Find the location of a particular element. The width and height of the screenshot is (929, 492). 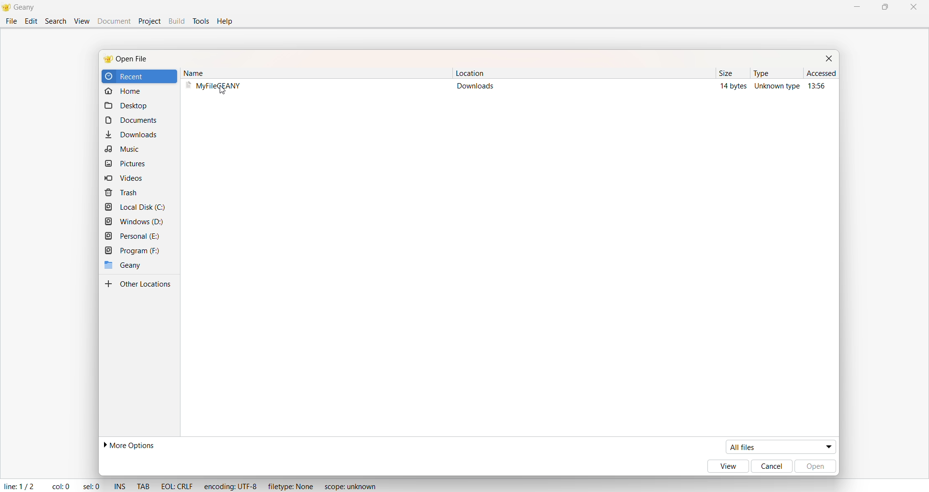

location is located at coordinates (469, 73).